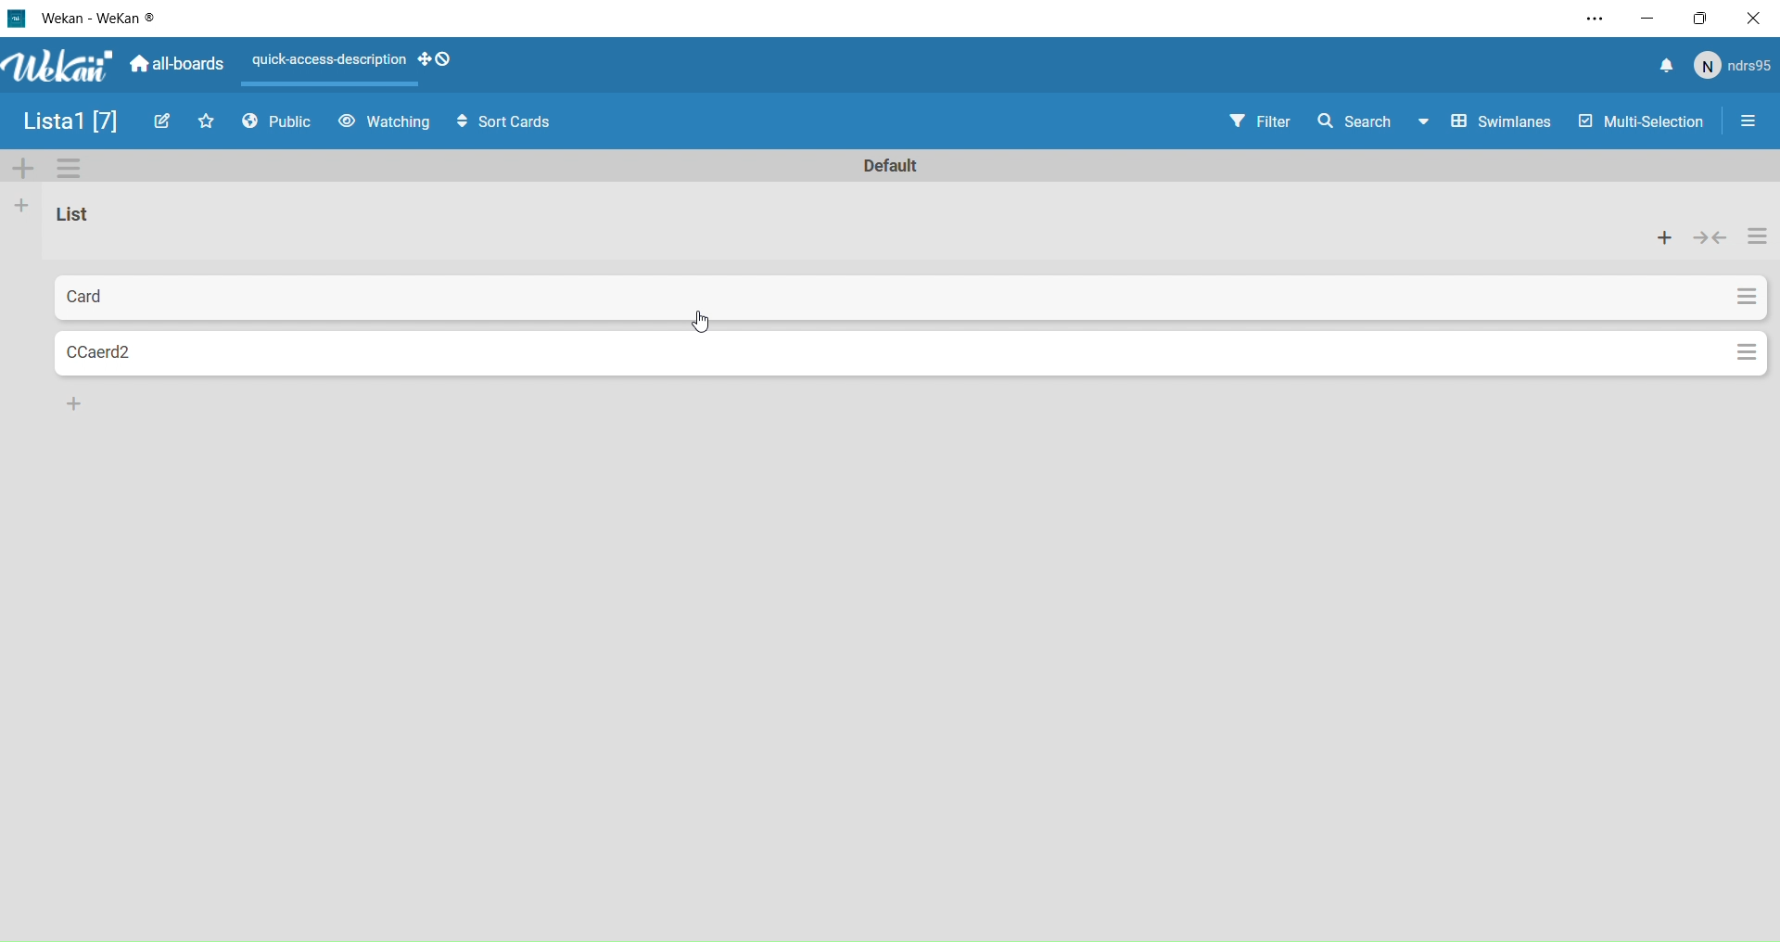 The height and width of the screenshot is (942, 1780). I want to click on Card, so click(785, 299).